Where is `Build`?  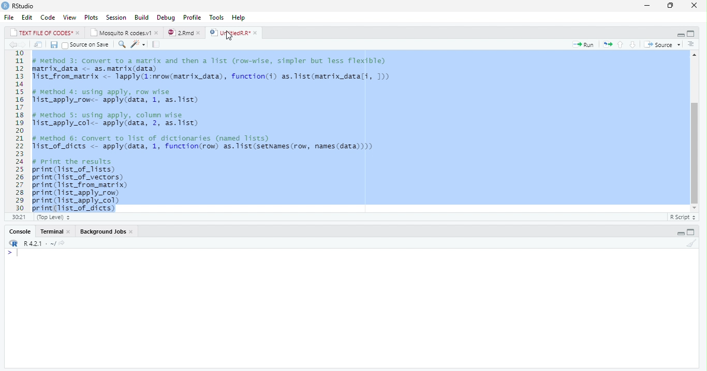
Build is located at coordinates (141, 17).